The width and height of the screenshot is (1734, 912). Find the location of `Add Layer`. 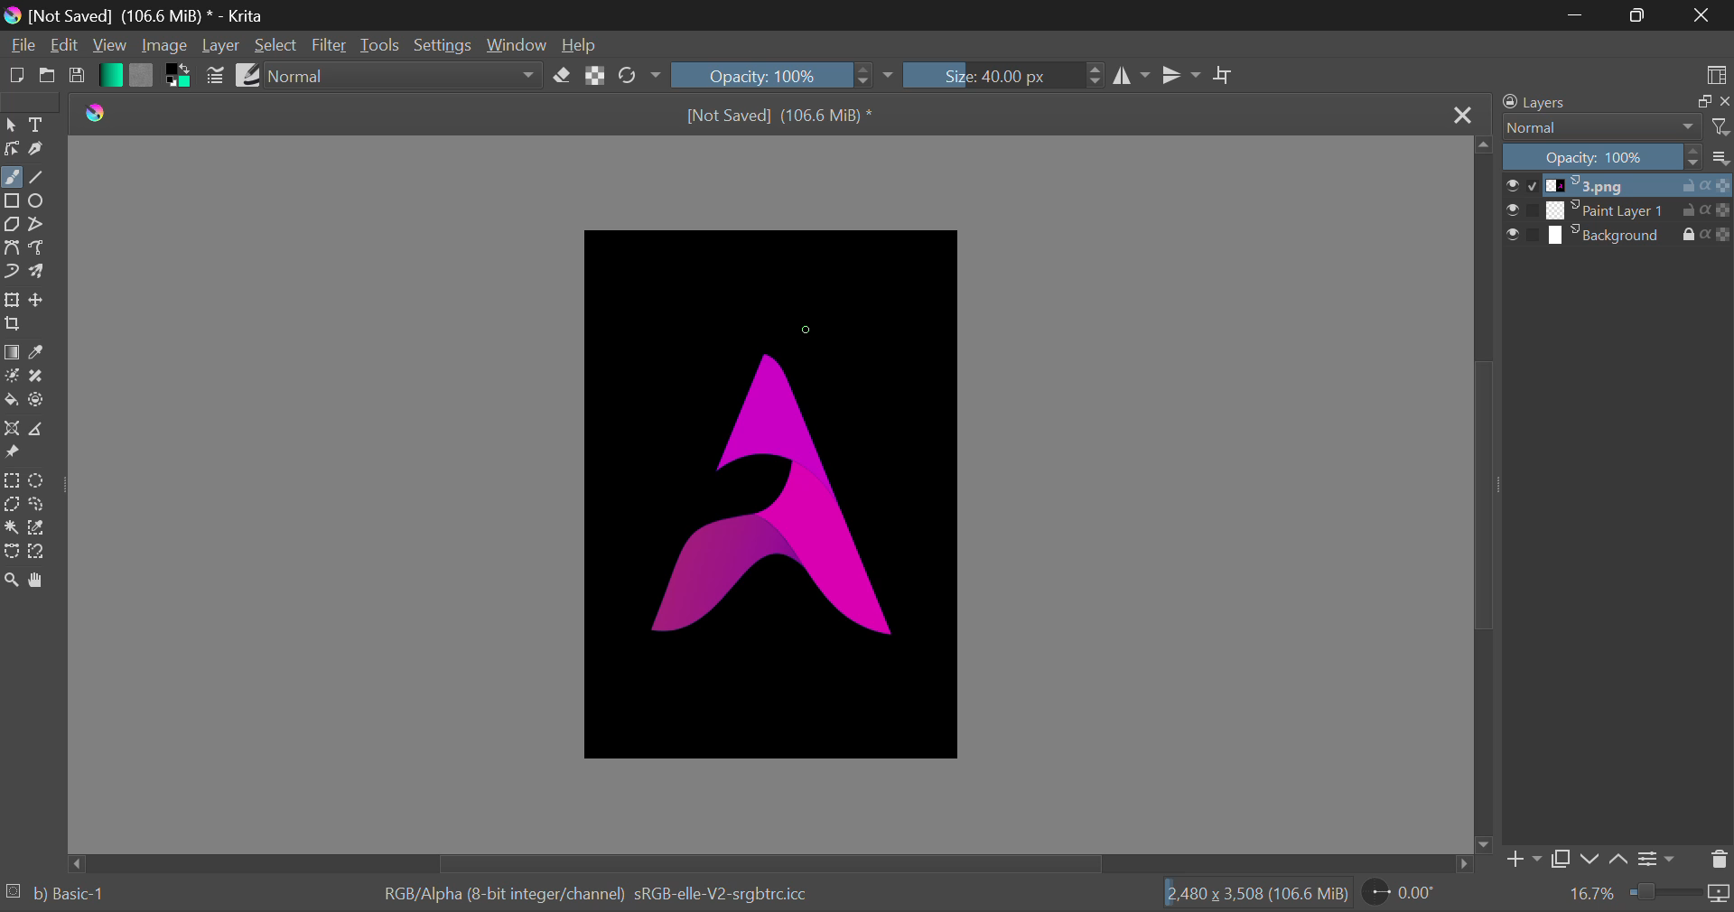

Add Layer is located at coordinates (1524, 859).